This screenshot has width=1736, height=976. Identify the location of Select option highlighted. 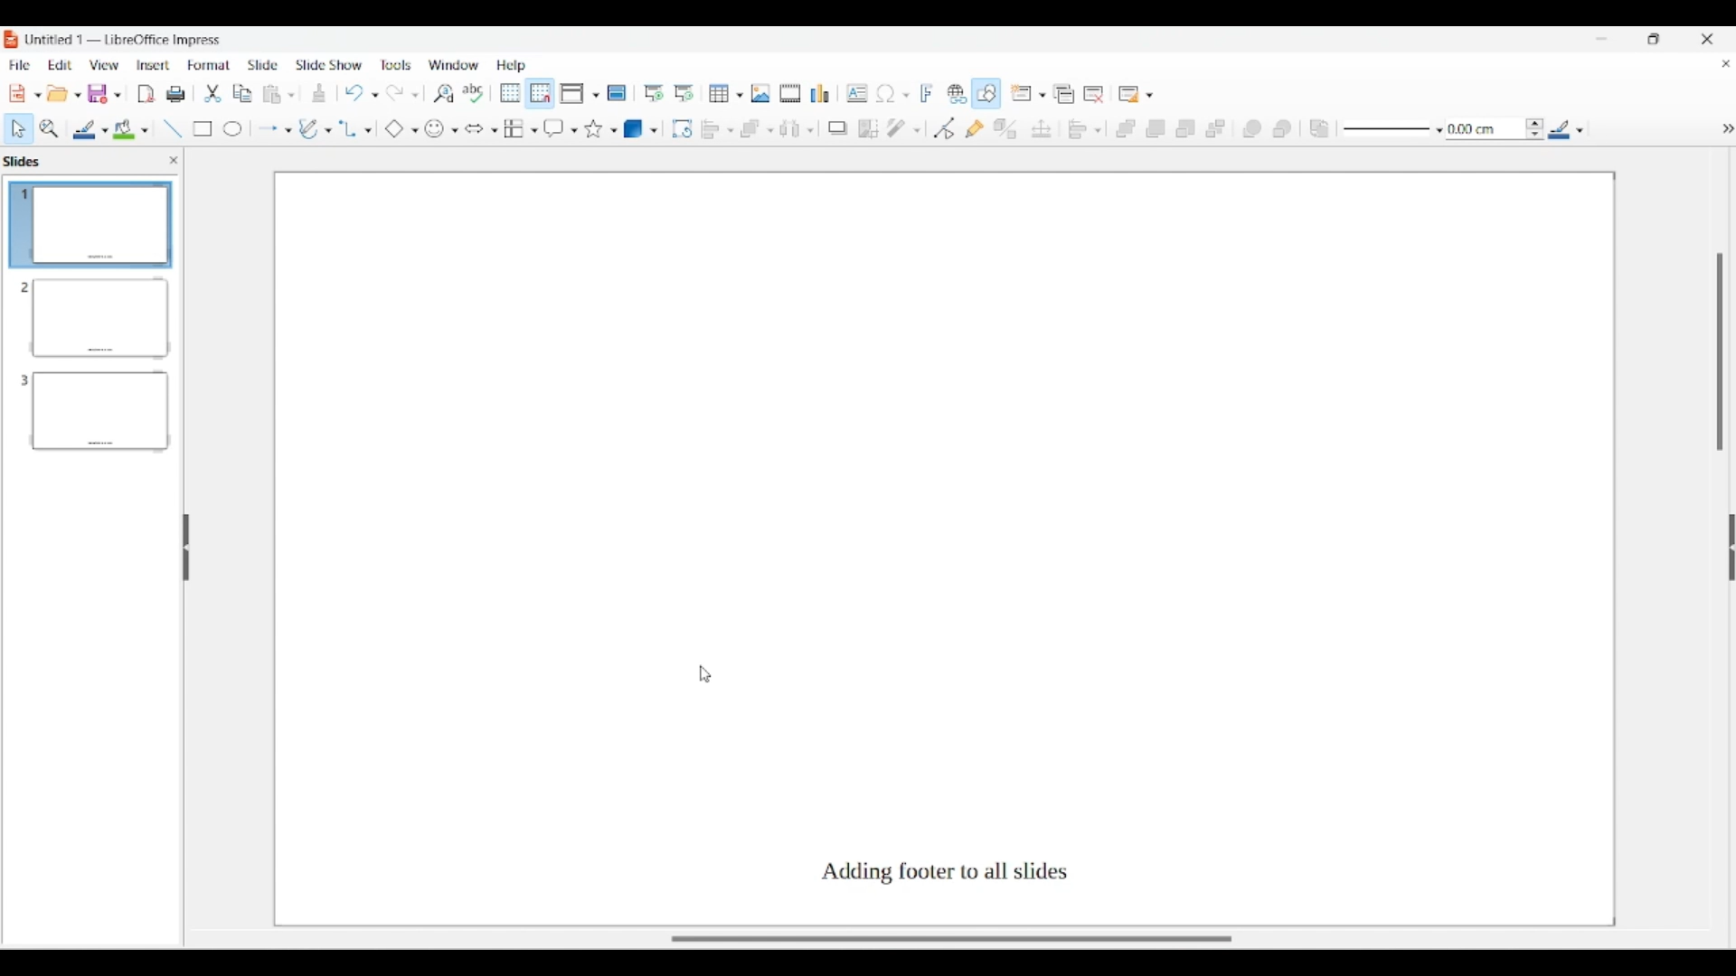
(18, 129).